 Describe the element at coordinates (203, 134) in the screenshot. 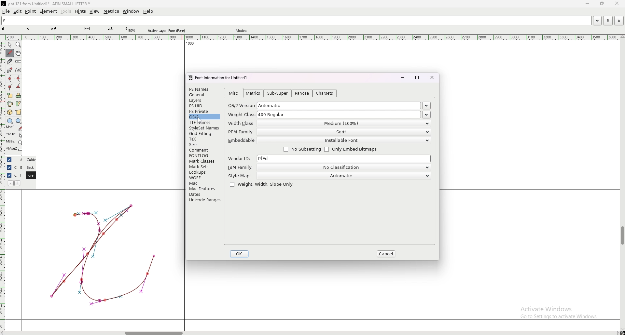

I see `grid fitting` at that location.